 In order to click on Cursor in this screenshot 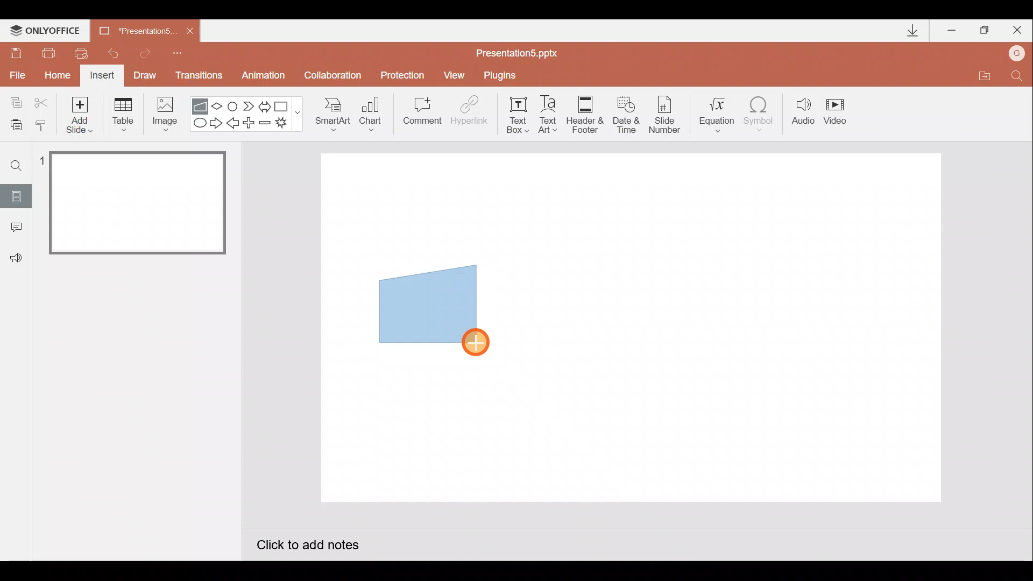, I will do `click(477, 339)`.